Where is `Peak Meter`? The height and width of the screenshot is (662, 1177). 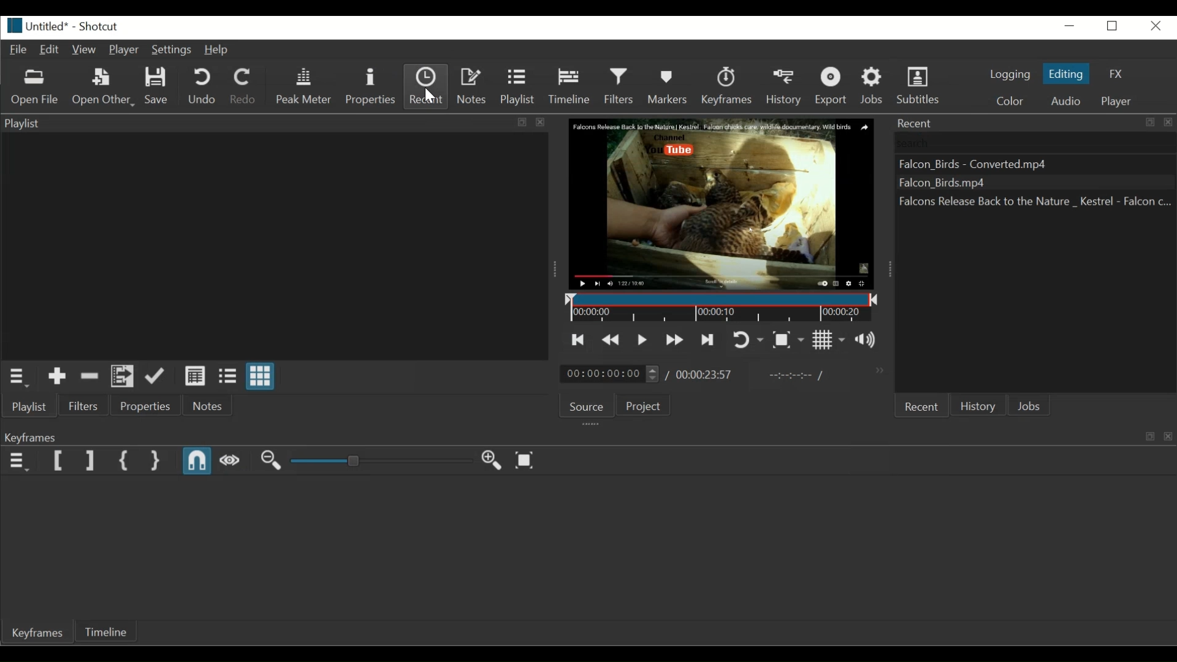 Peak Meter is located at coordinates (303, 86).